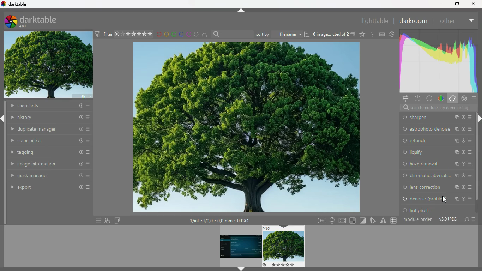 Image resolution: width=482 pixels, height=271 pixels. What do you see at coordinates (49, 106) in the screenshot?
I see `snapshots` at bounding box center [49, 106].